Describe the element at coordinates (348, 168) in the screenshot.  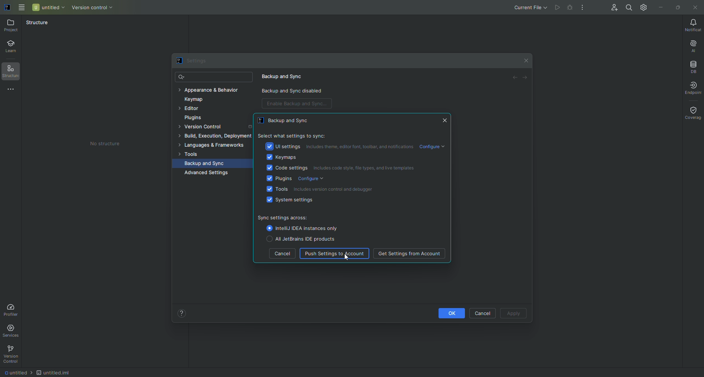
I see `Code settings Includes code style, file types, and live templates` at that location.